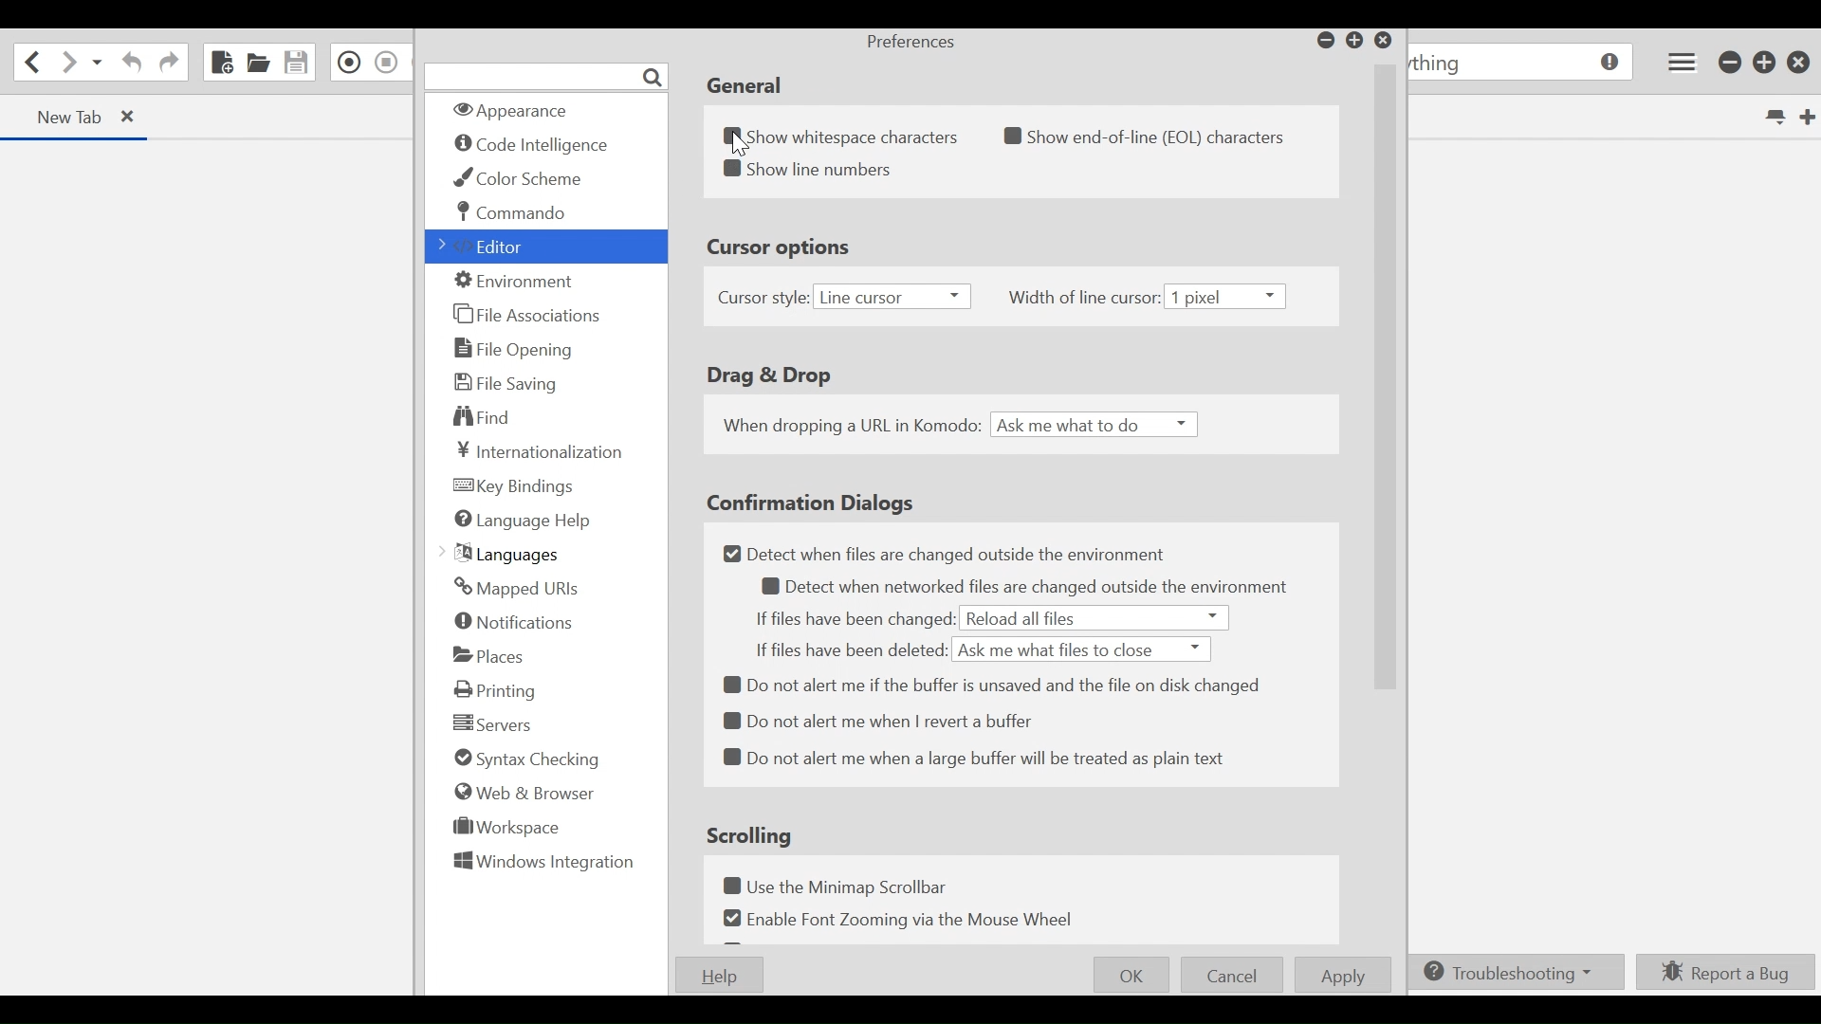 The image size is (1821, 1024). I want to click on Drag & Drop, so click(772, 375).